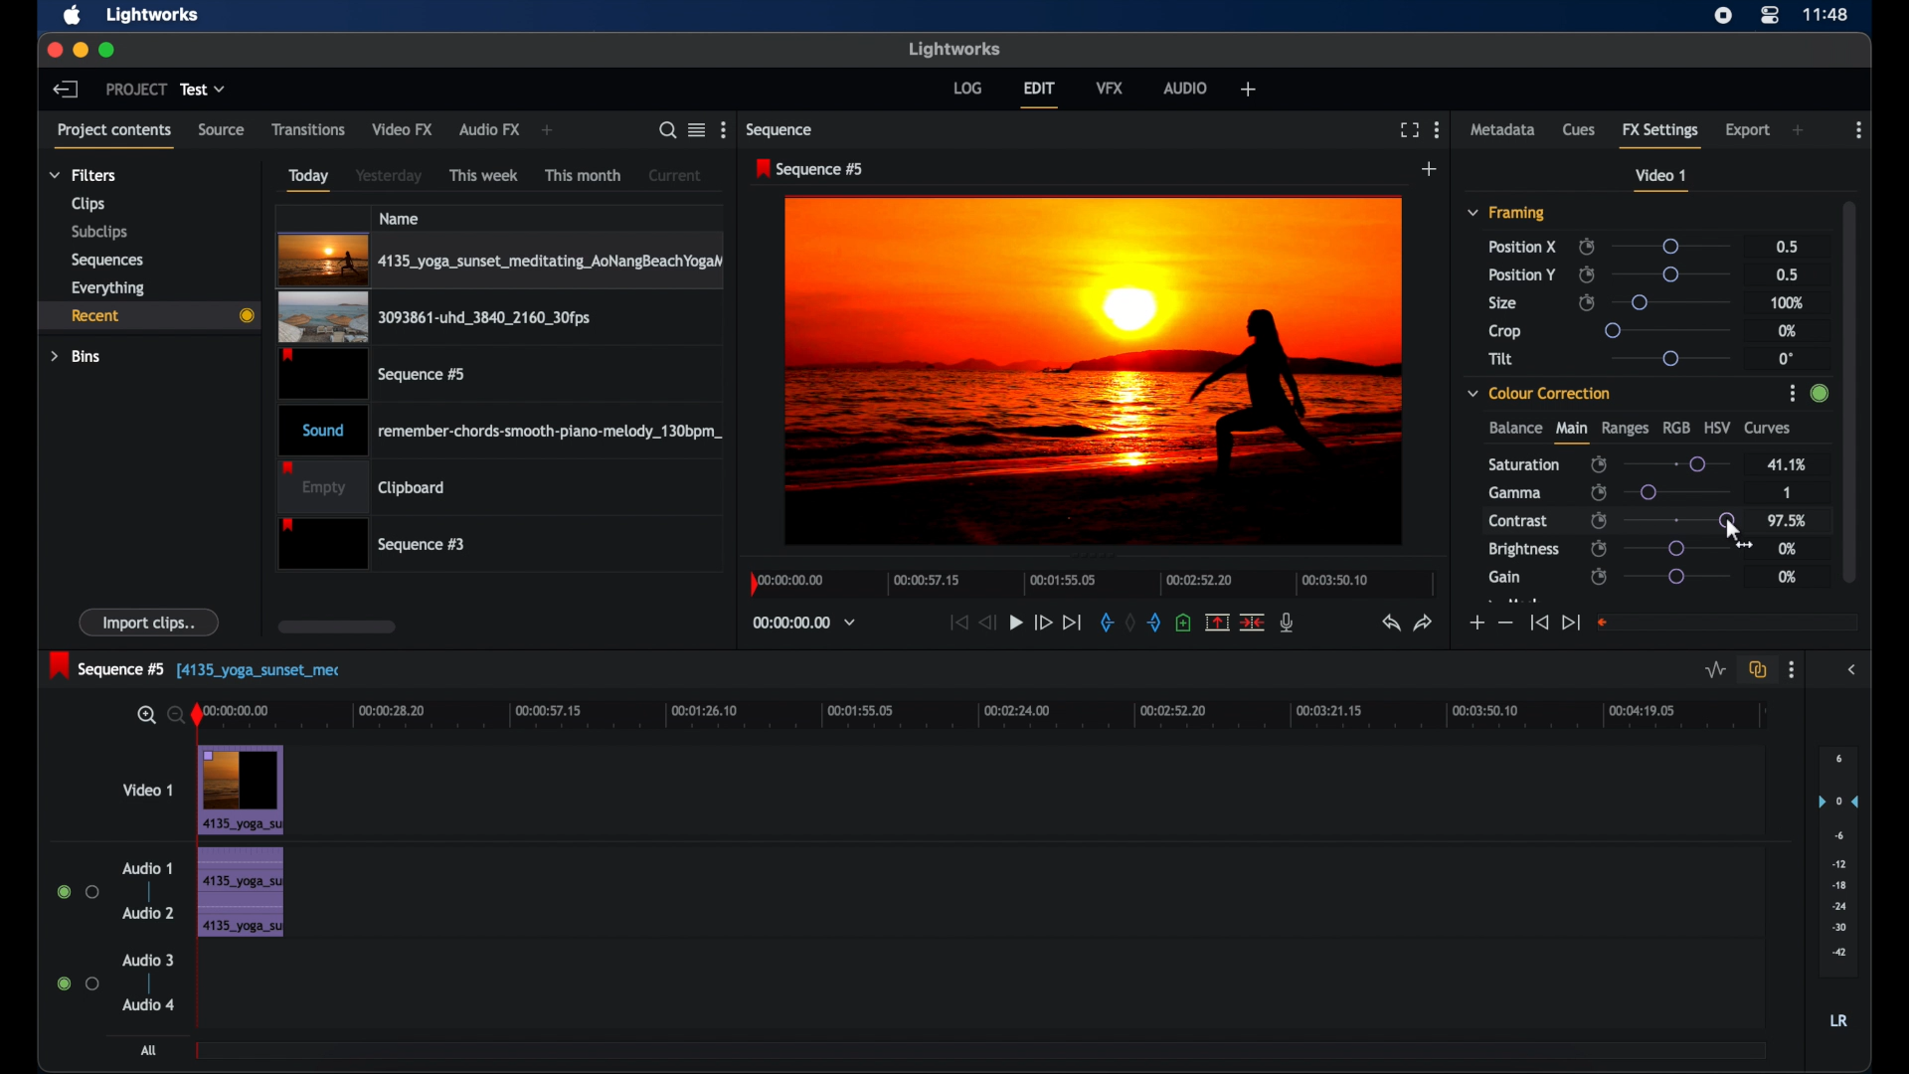  I want to click on timecodes and reels, so click(804, 624).